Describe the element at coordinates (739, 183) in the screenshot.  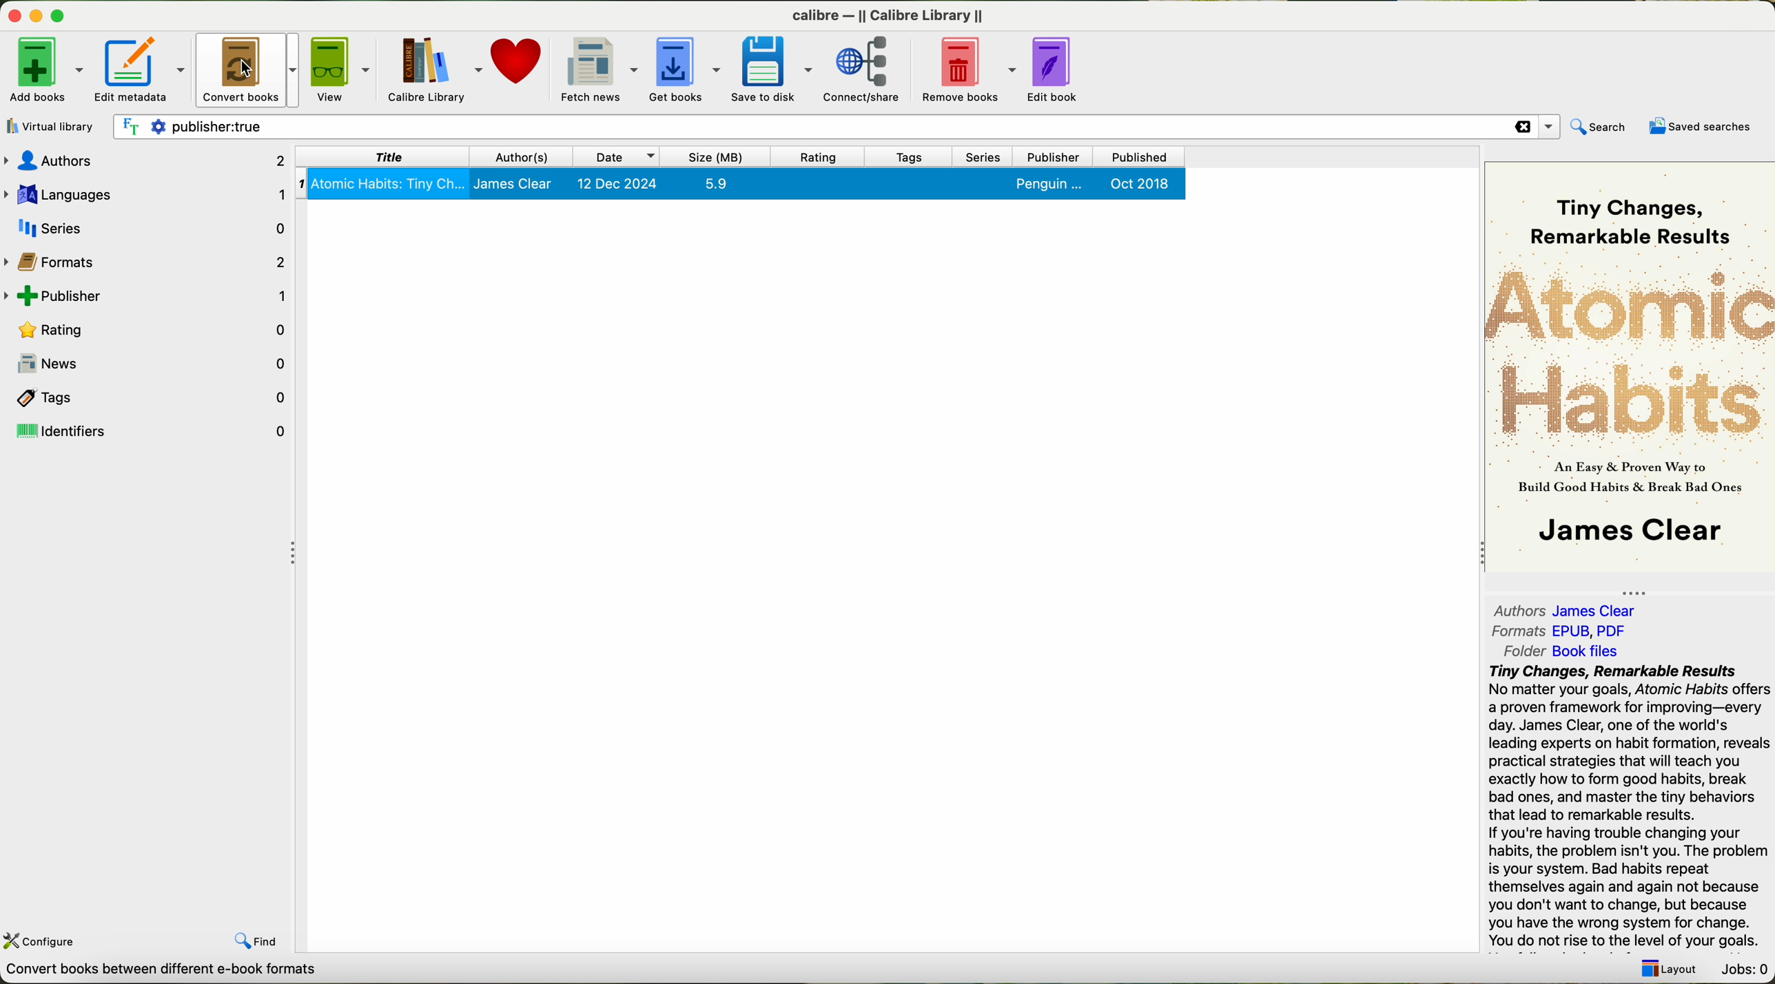
I see `book selected` at that location.